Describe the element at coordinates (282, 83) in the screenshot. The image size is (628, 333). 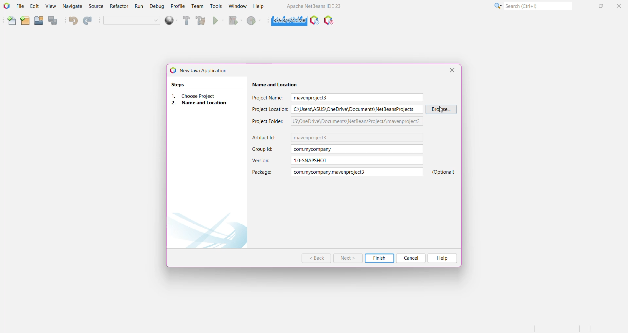
I see `Name and Location` at that location.